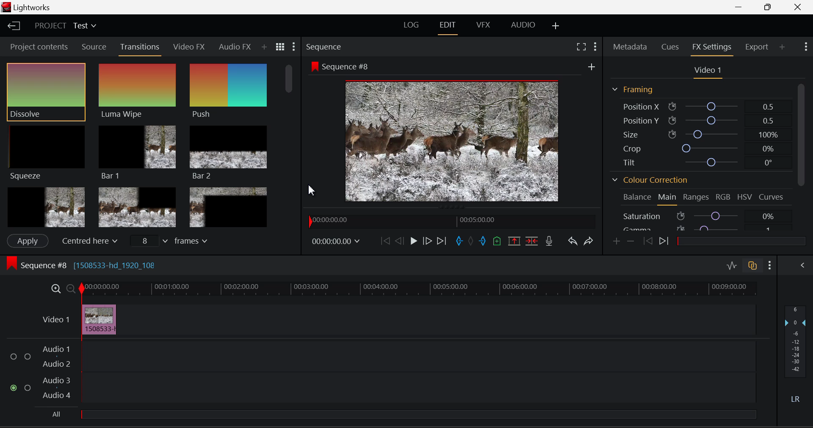 The width and height of the screenshot is (813, 428). I want to click on Remove all marks, so click(472, 242).